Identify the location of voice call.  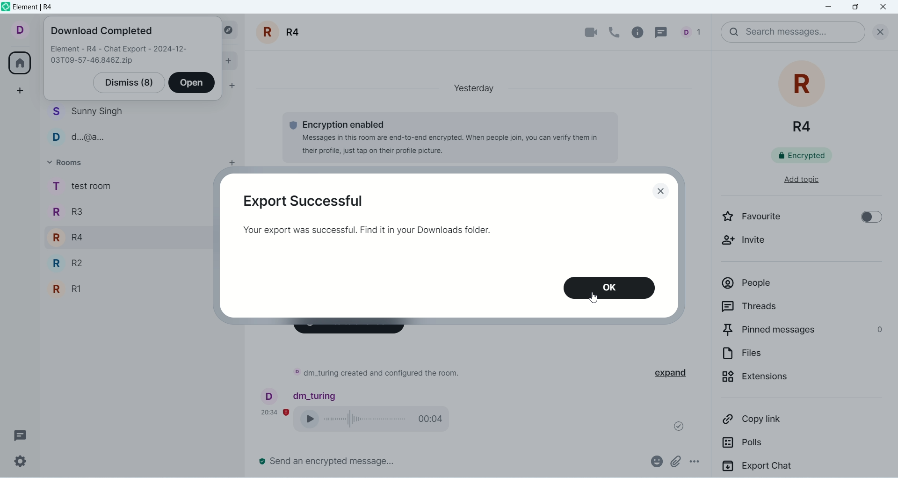
(377, 420).